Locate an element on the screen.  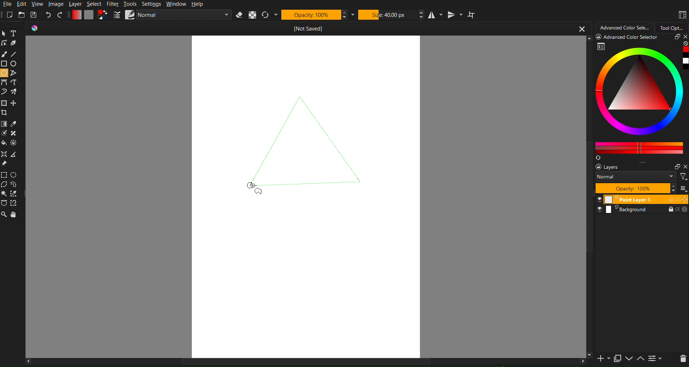
Save is located at coordinates (34, 14).